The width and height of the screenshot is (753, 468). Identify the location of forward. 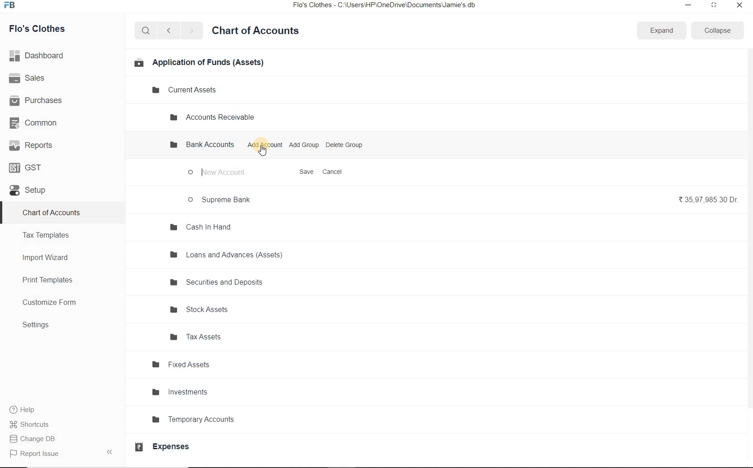
(192, 31).